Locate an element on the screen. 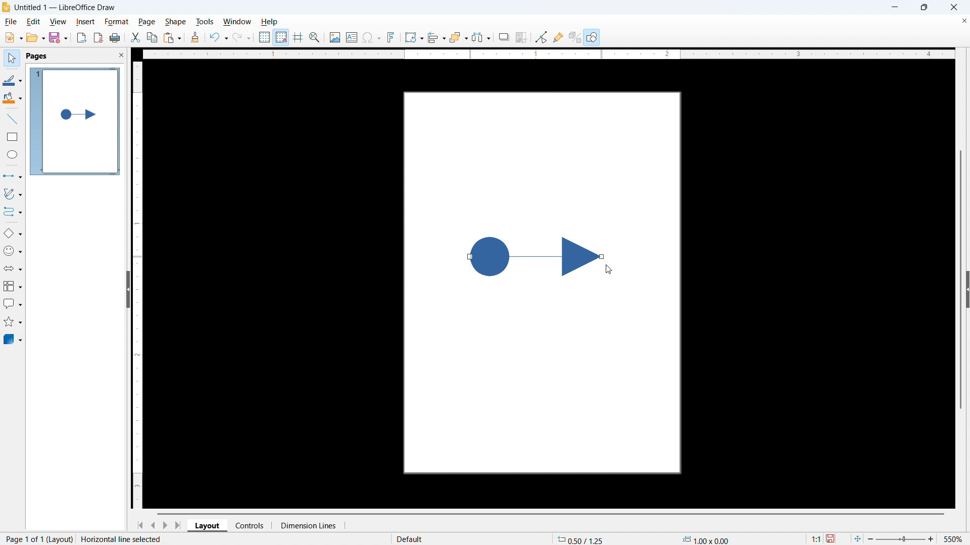 Image resolution: width=970 pixels, height=545 pixels. Horizontal ruler  is located at coordinates (548, 54).